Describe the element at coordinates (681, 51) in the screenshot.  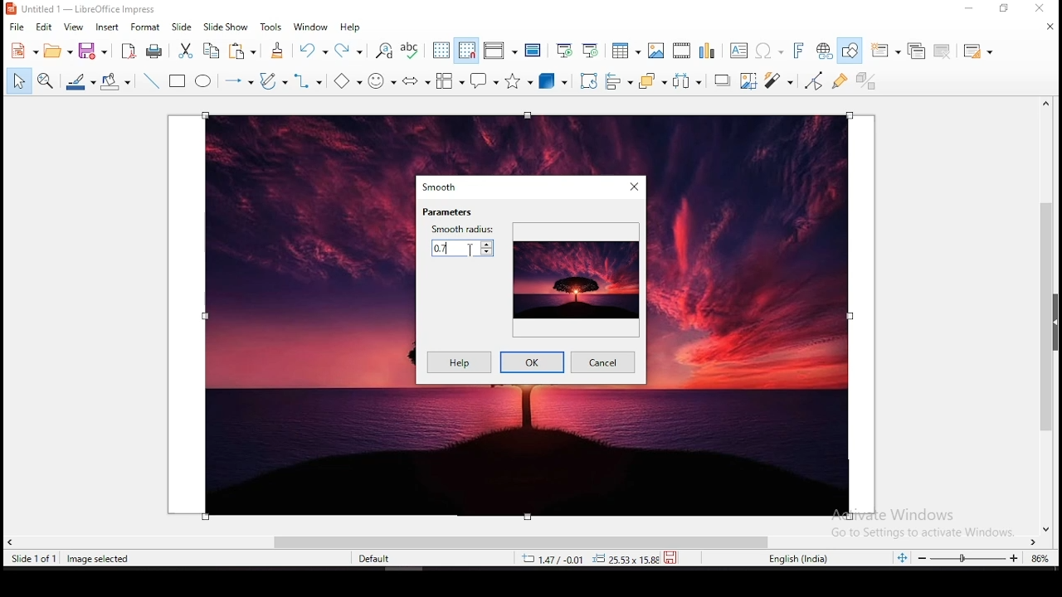
I see `insert video` at that location.